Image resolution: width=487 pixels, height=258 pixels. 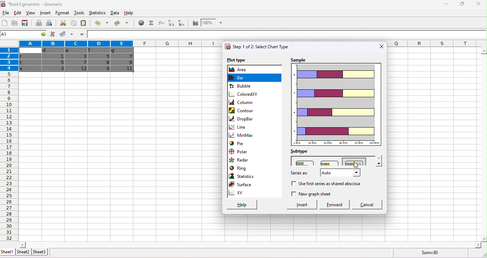 I want to click on select function, so click(x=151, y=23).